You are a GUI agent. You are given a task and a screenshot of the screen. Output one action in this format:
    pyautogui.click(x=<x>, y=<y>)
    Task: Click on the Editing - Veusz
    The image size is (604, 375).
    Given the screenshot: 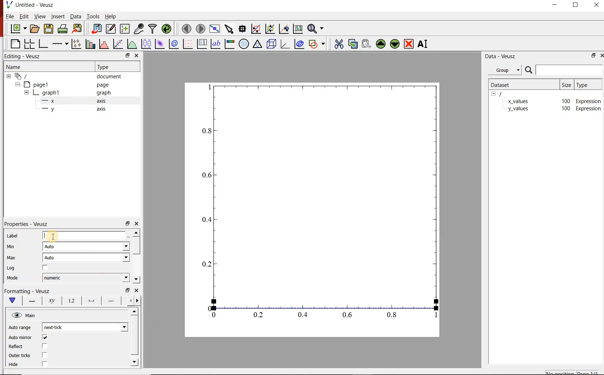 What is the action you would take?
    pyautogui.click(x=23, y=56)
    